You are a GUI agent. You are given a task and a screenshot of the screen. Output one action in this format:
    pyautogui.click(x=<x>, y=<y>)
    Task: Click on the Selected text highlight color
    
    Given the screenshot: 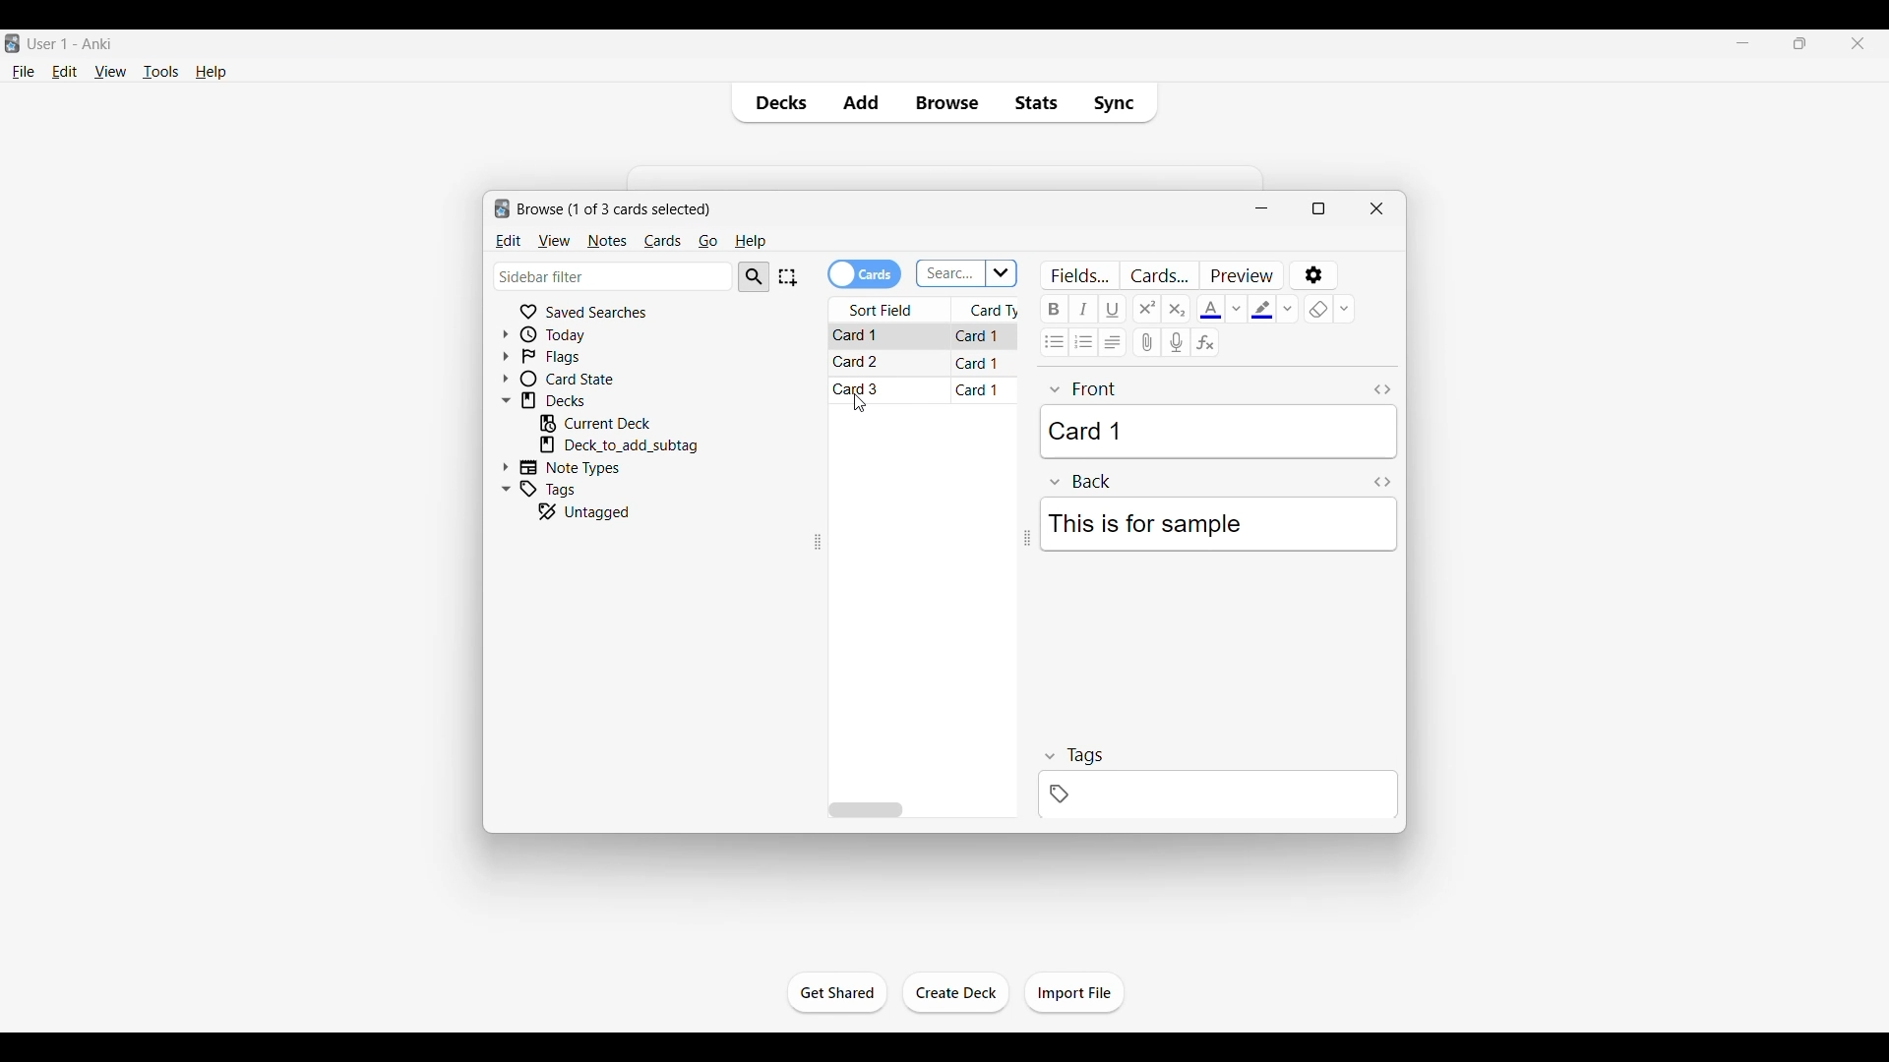 What is the action you would take?
    pyautogui.click(x=1262, y=309)
    